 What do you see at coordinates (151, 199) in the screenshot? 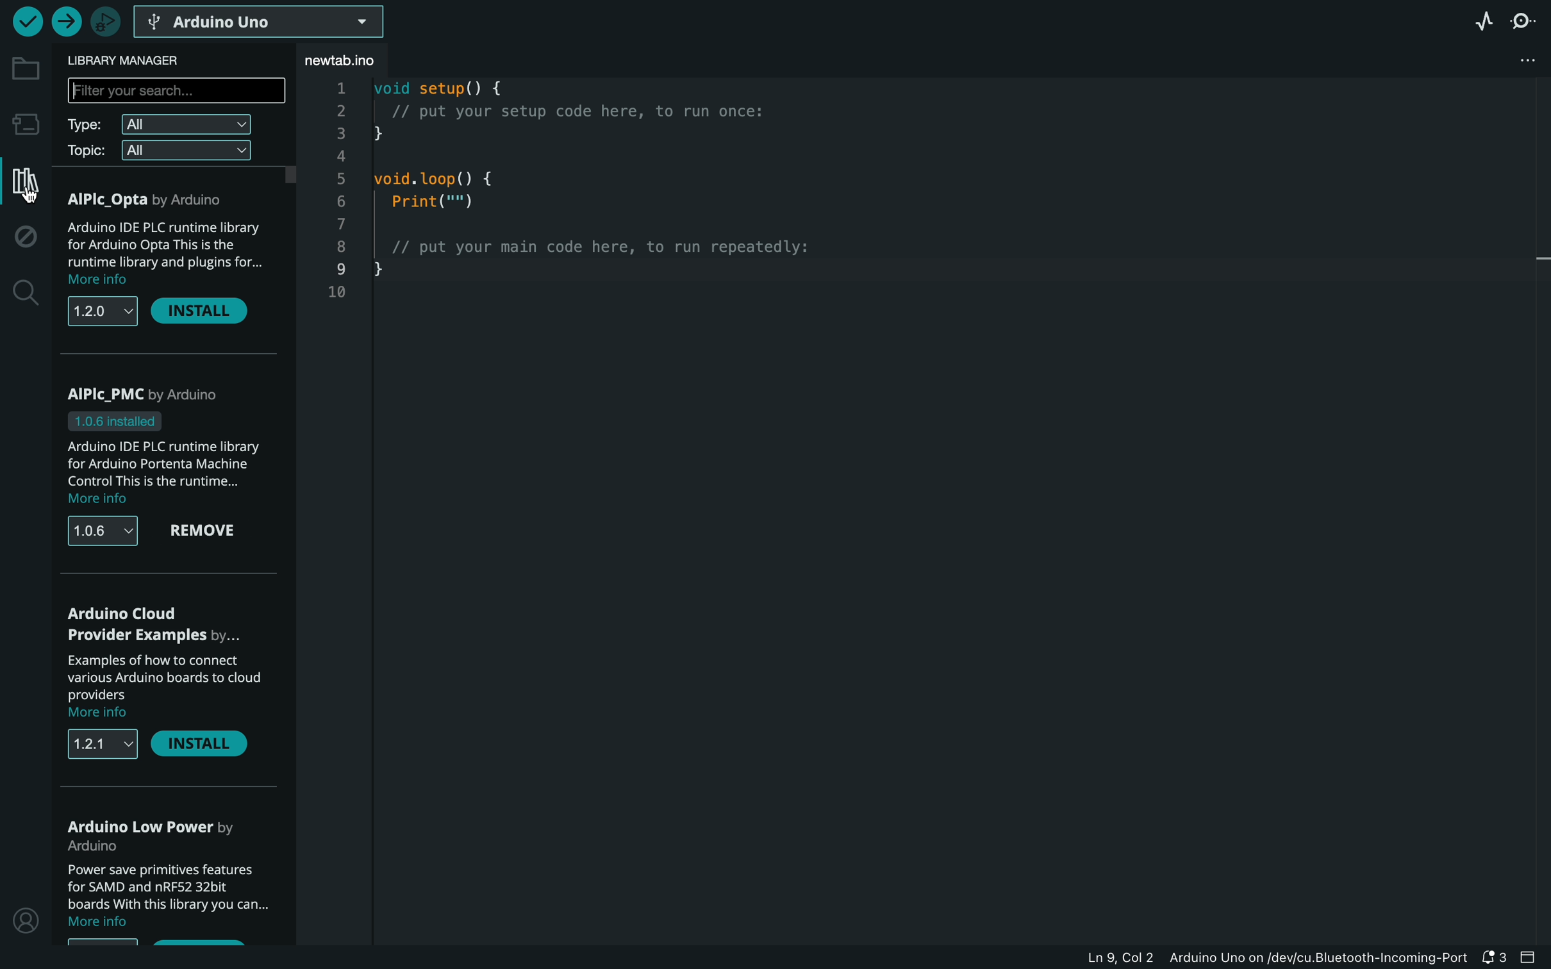
I see `alpc opta` at bounding box center [151, 199].